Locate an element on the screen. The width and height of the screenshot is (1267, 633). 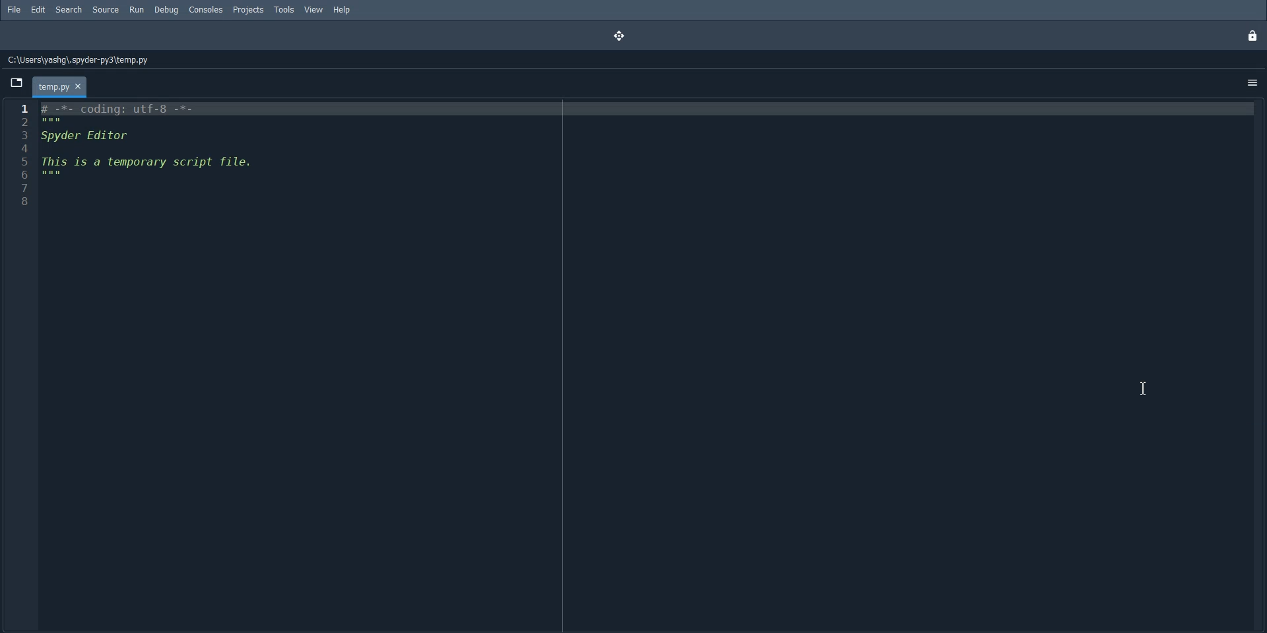
Run is located at coordinates (136, 9).